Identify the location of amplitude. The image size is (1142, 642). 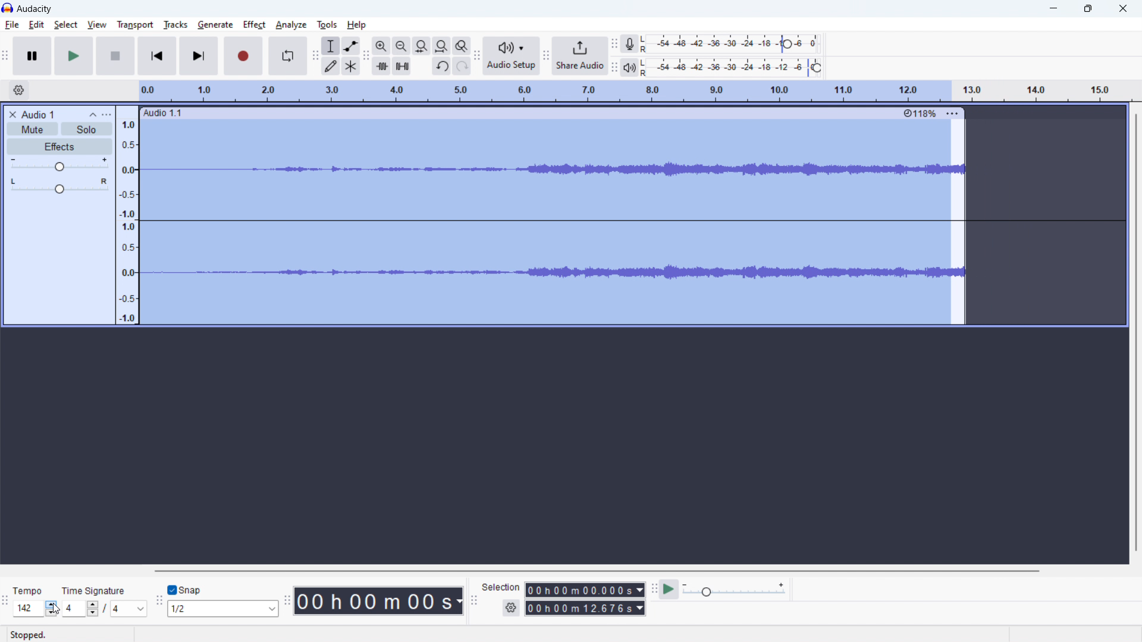
(128, 215).